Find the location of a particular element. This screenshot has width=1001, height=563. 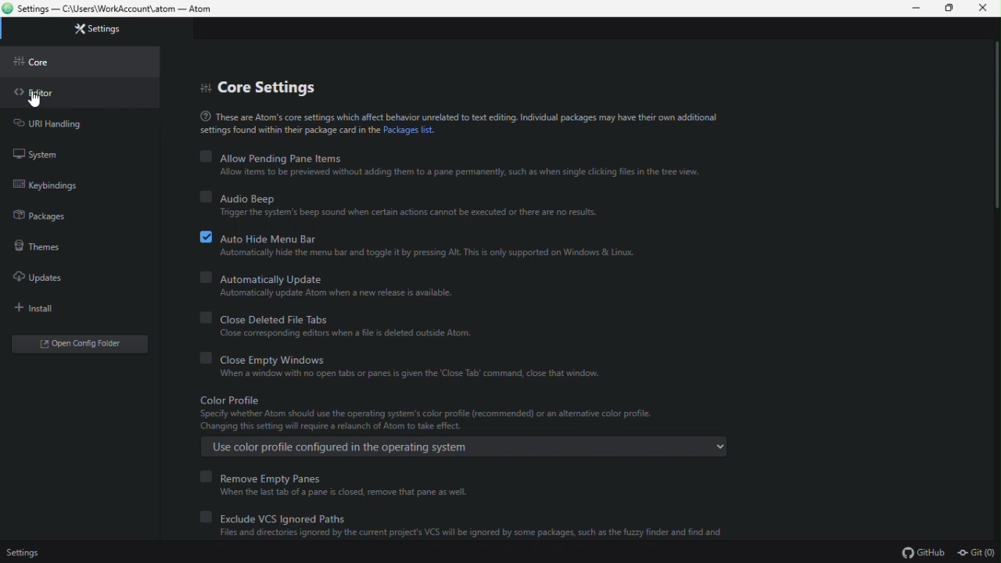

core settings is located at coordinates (270, 87).